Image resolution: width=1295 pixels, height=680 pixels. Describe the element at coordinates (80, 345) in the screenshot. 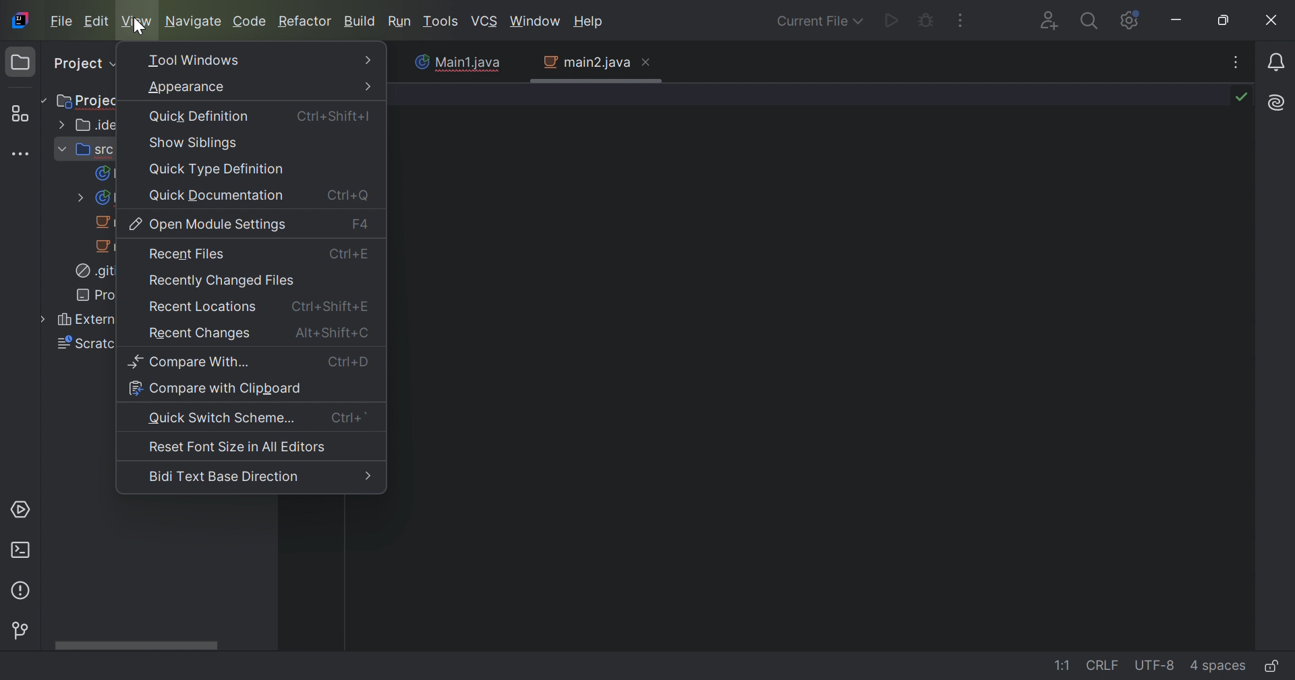

I see `Scratches and Consoles` at that location.